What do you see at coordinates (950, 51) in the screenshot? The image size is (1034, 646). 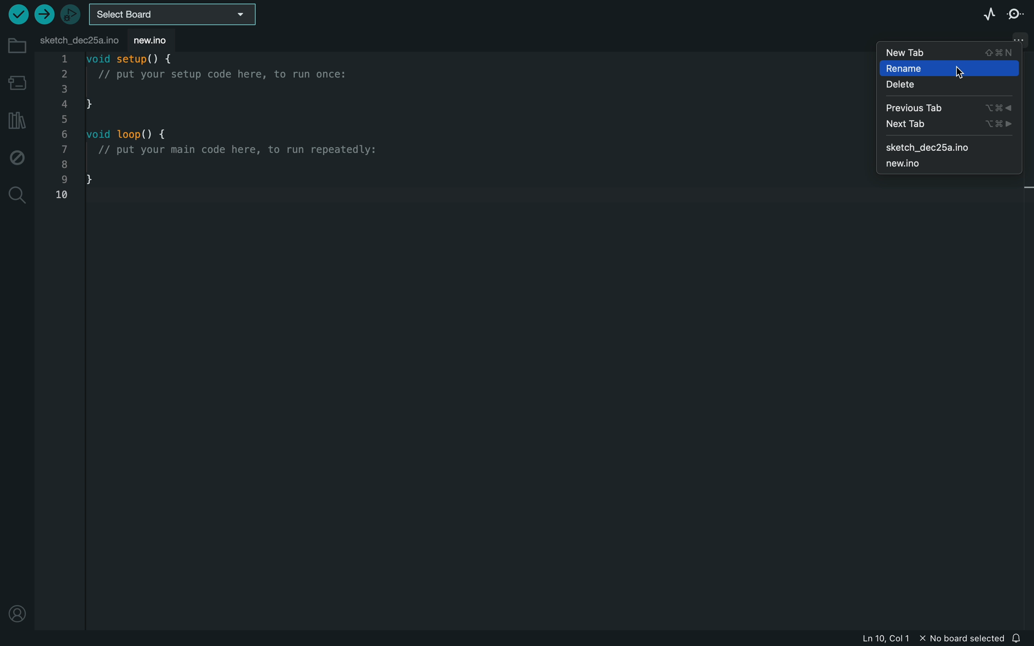 I see `new tab` at bounding box center [950, 51].